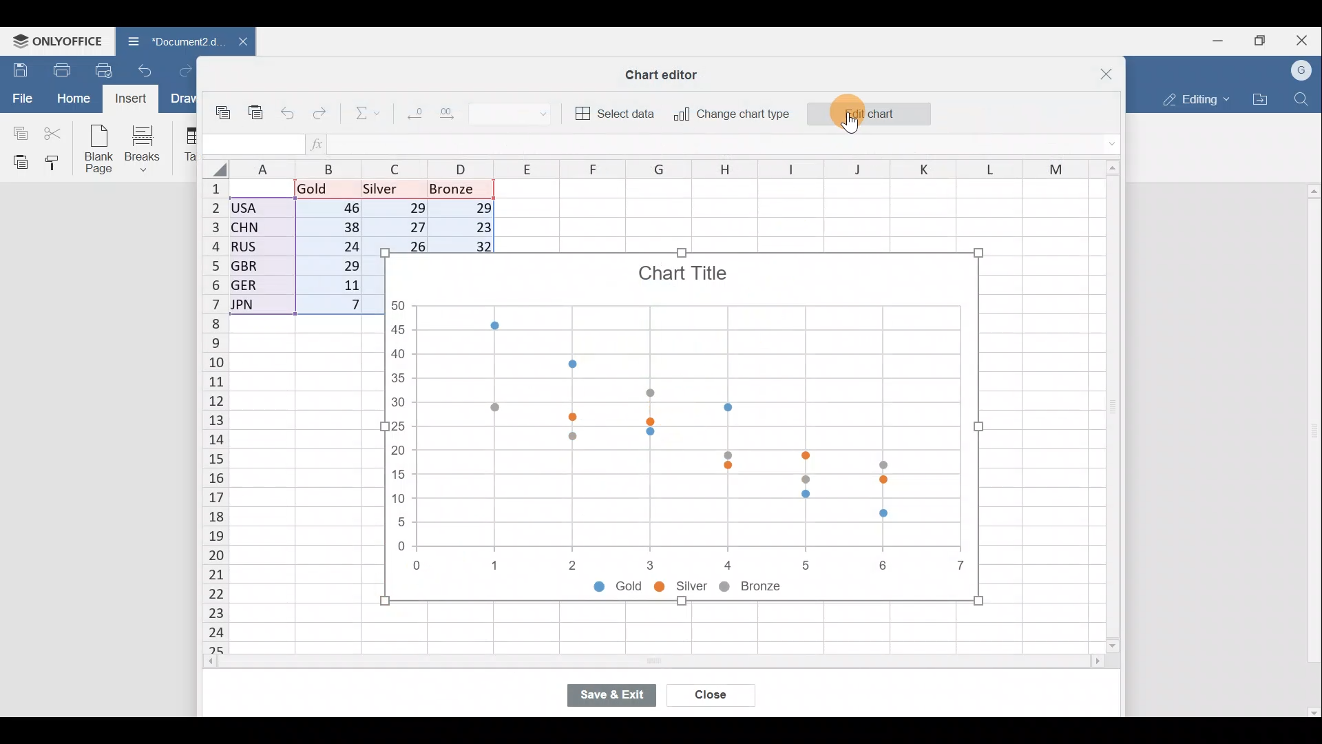  I want to click on Chart image, so click(682, 428).